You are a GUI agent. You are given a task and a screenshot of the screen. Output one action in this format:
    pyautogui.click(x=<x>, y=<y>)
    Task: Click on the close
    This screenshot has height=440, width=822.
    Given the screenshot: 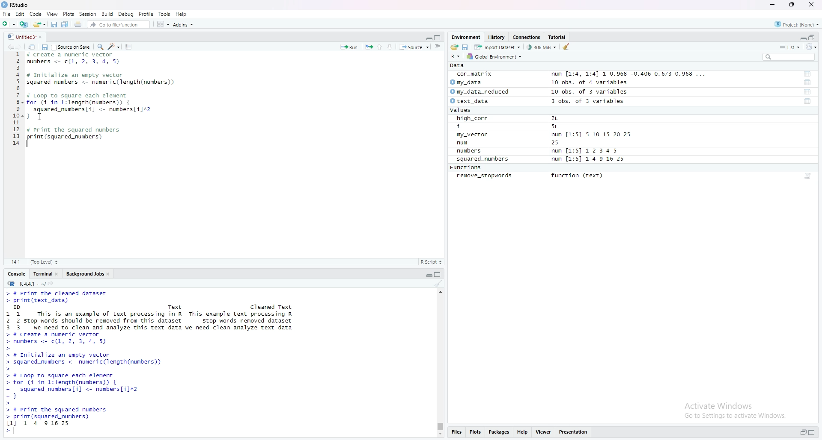 What is the action you would take?
    pyautogui.click(x=813, y=5)
    